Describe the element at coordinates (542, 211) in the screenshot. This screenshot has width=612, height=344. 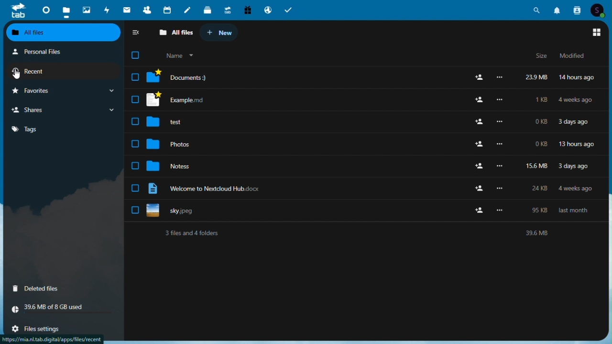
I see `95 KB` at that location.